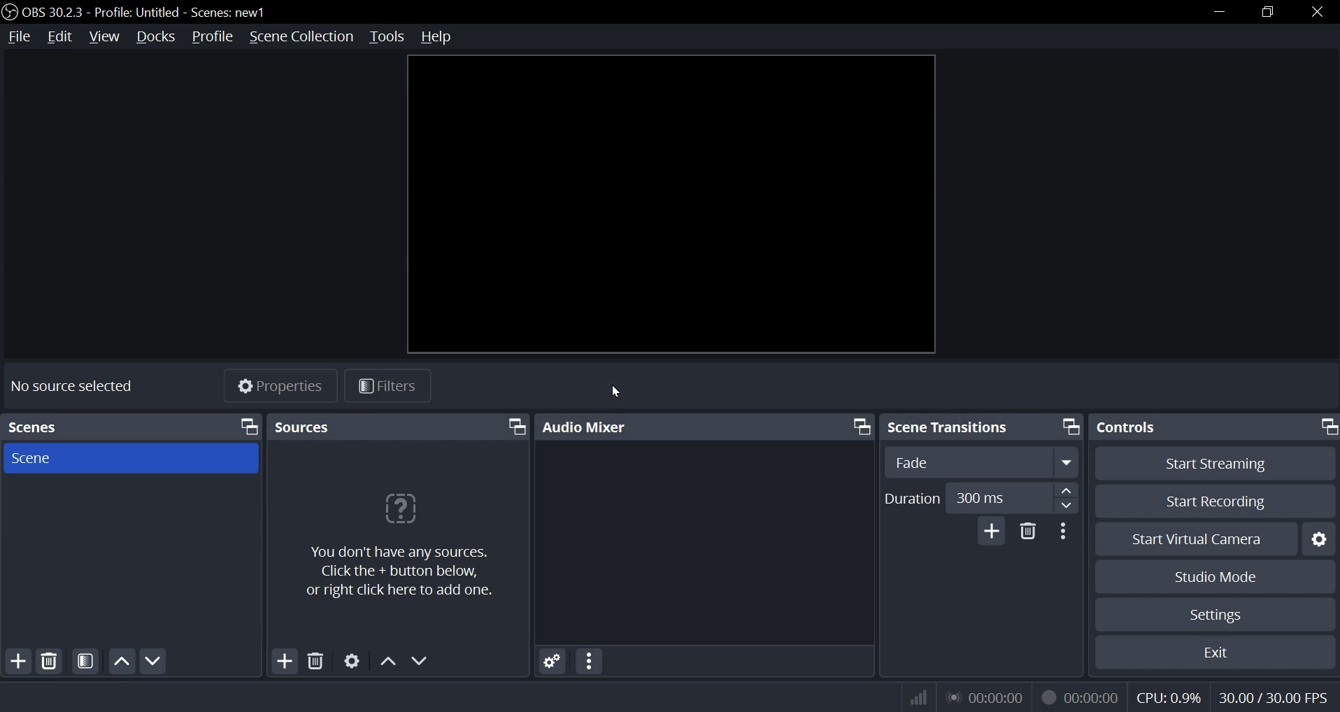  Describe the element at coordinates (121, 660) in the screenshot. I see `move up scene` at that location.